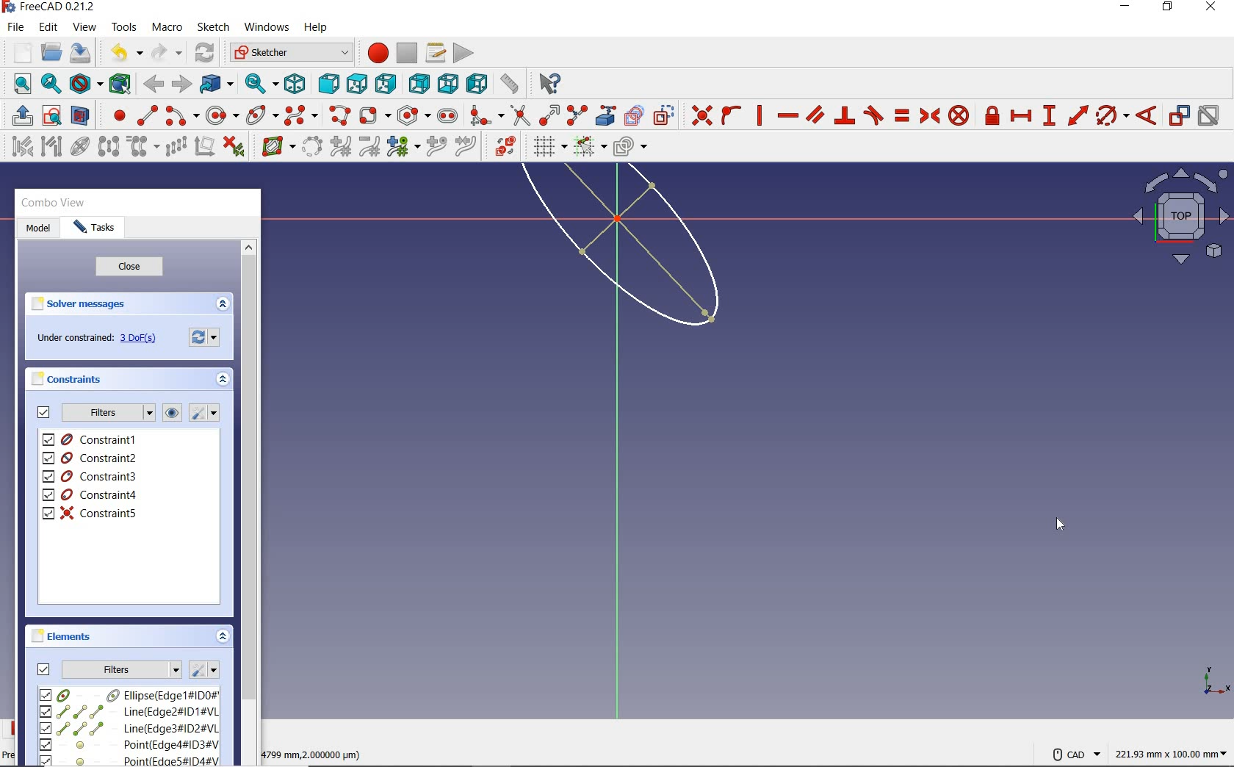 This screenshot has height=767, width=1234. I want to click on show/hide internal geometry, so click(82, 145).